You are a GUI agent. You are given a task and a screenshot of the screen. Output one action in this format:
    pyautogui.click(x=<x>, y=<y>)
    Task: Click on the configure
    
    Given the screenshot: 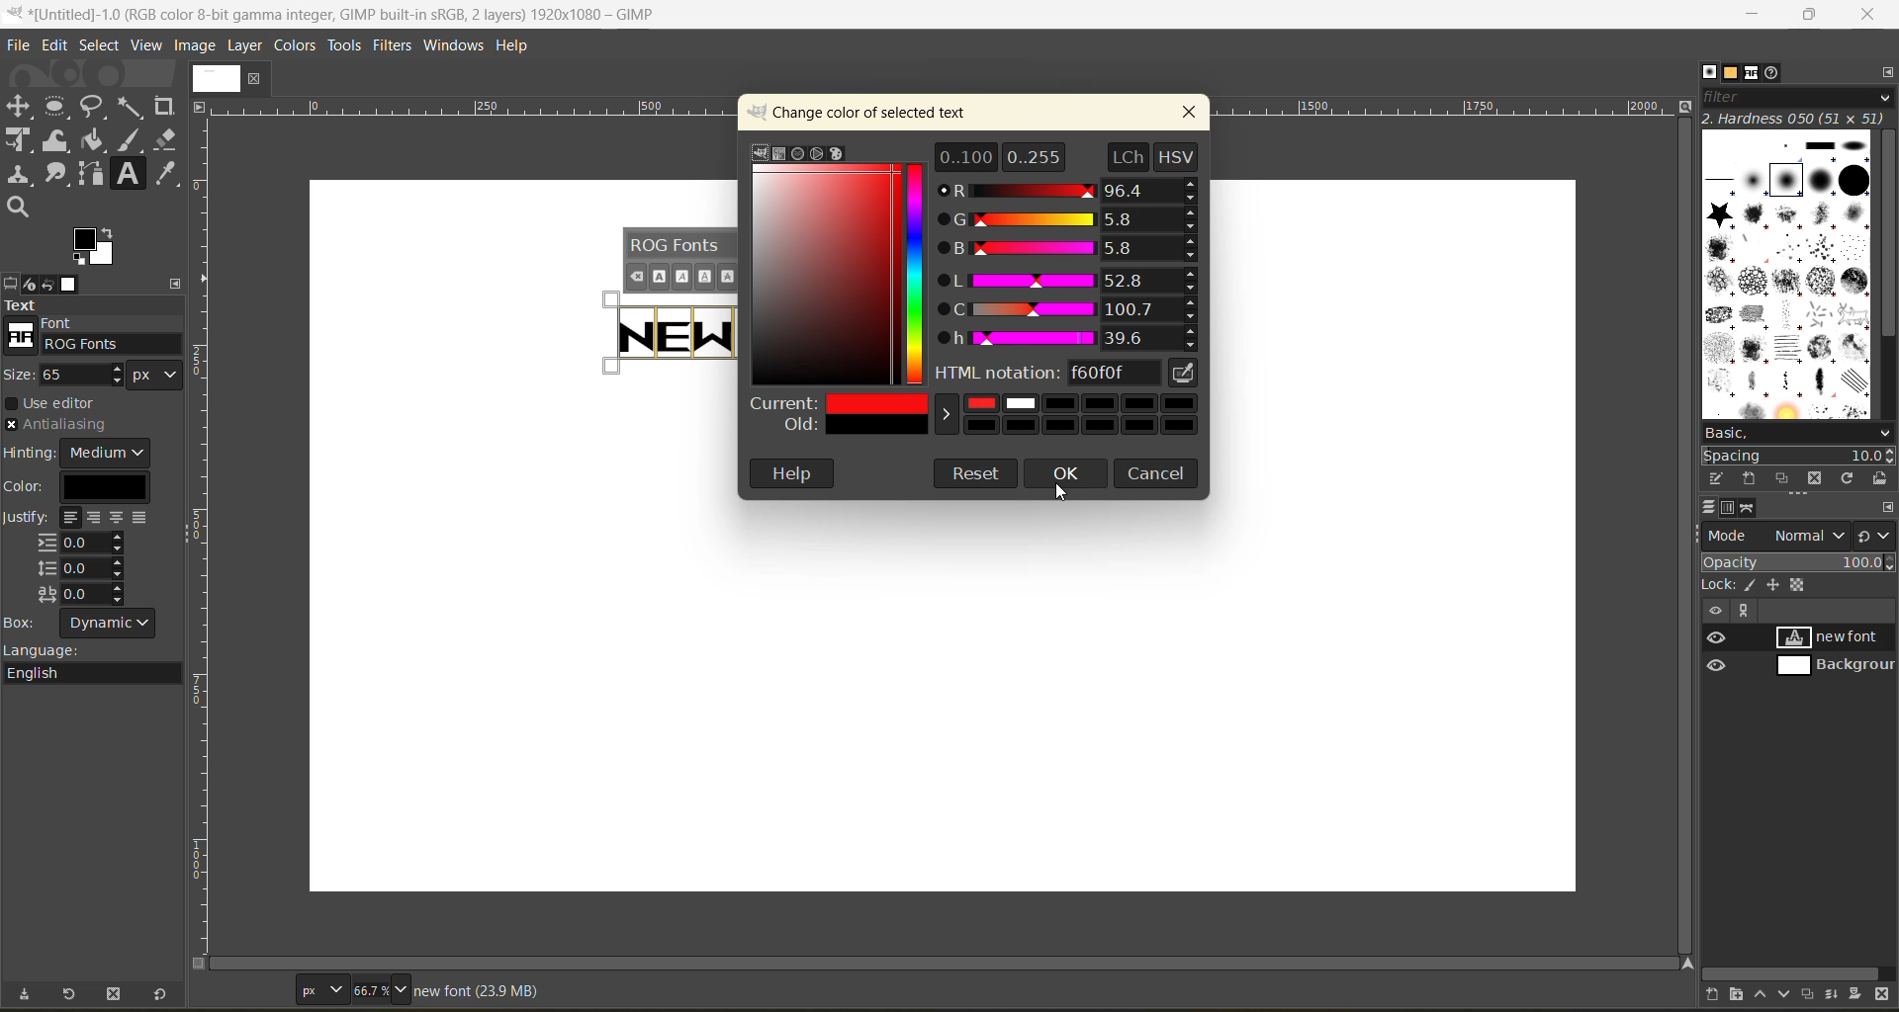 What is the action you would take?
    pyautogui.click(x=1887, y=75)
    